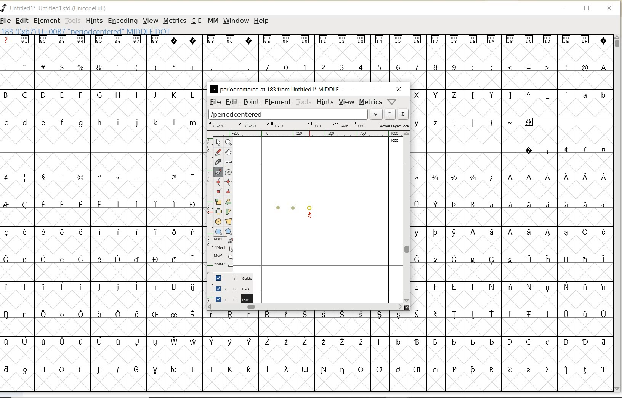 The height and width of the screenshot is (398, 622). What do you see at coordinates (437, 94) in the screenshot?
I see `uppercase letters` at bounding box center [437, 94].